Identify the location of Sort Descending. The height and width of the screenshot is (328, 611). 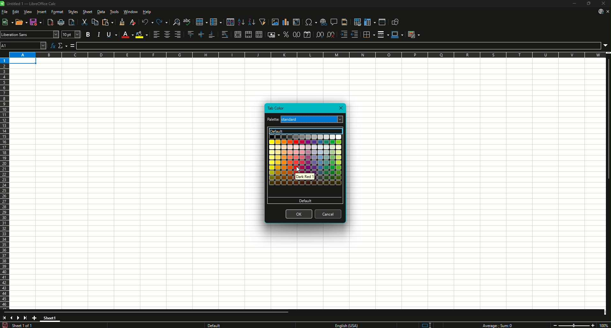
(252, 22).